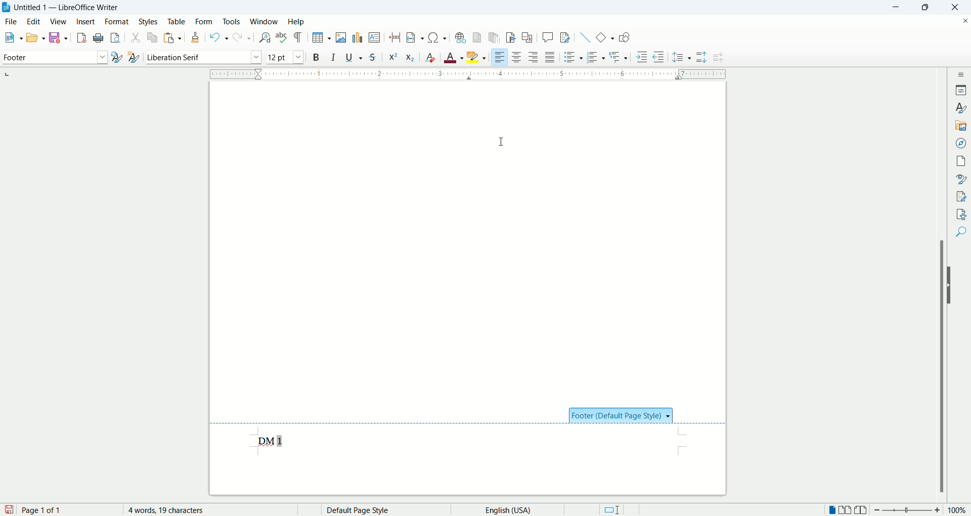 Image resolution: width=971 pixels, height=516 pixels. Describe the element at coordinates (97, 38) in the screenshot. I see `print` at that location.